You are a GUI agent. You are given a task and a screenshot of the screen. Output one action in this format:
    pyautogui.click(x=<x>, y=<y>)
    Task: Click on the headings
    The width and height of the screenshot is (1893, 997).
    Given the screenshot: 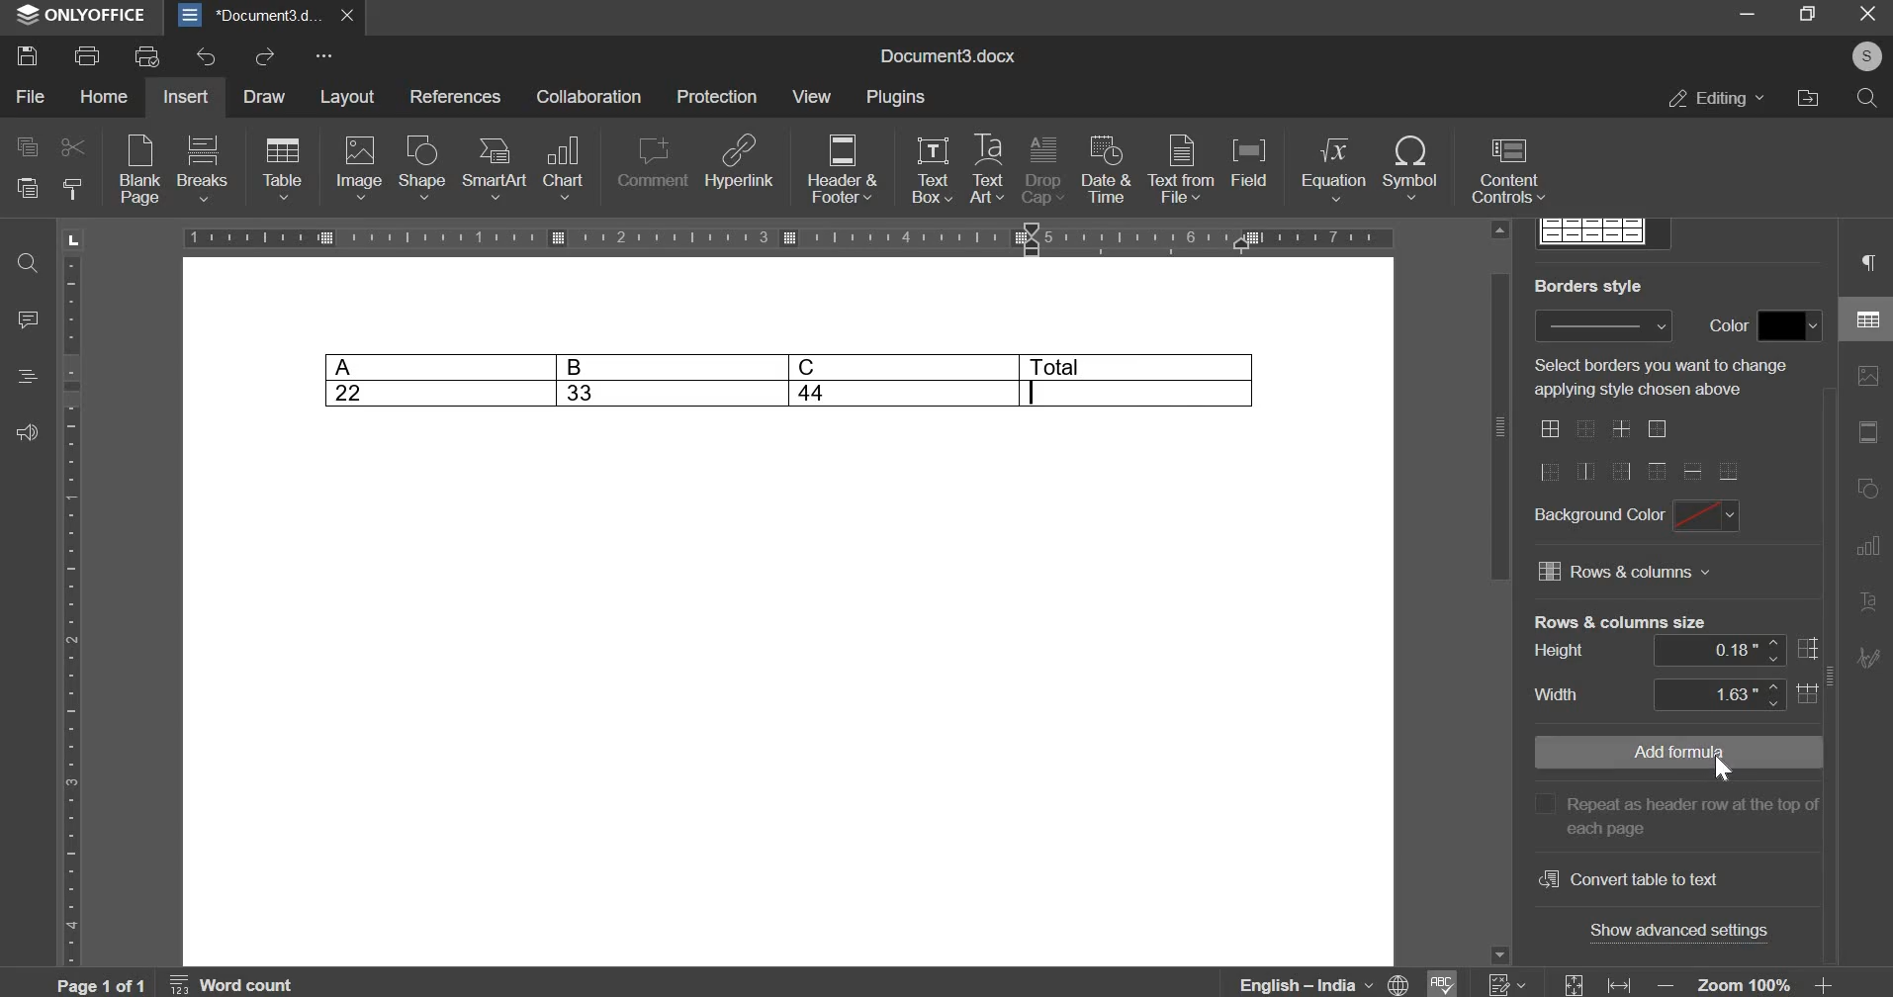 What is the action you would take?
    pyautogui.click(x=31, y=377)
    